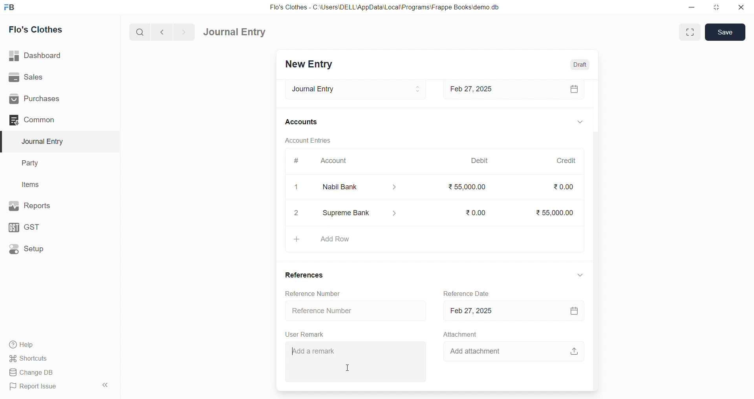  Describe the element at coordinates (298, 214) in the screenshot. I see `2` at that location.